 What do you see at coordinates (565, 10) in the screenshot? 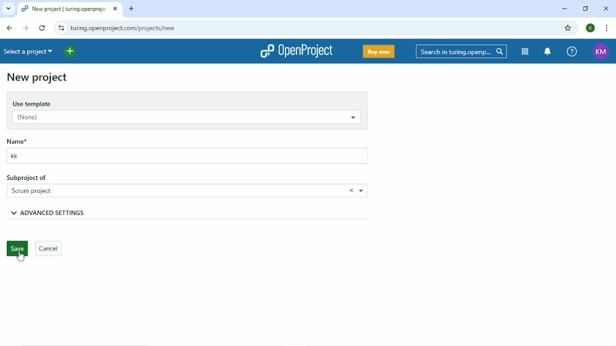
I see `Minimize` at bounding box center [565, 10].